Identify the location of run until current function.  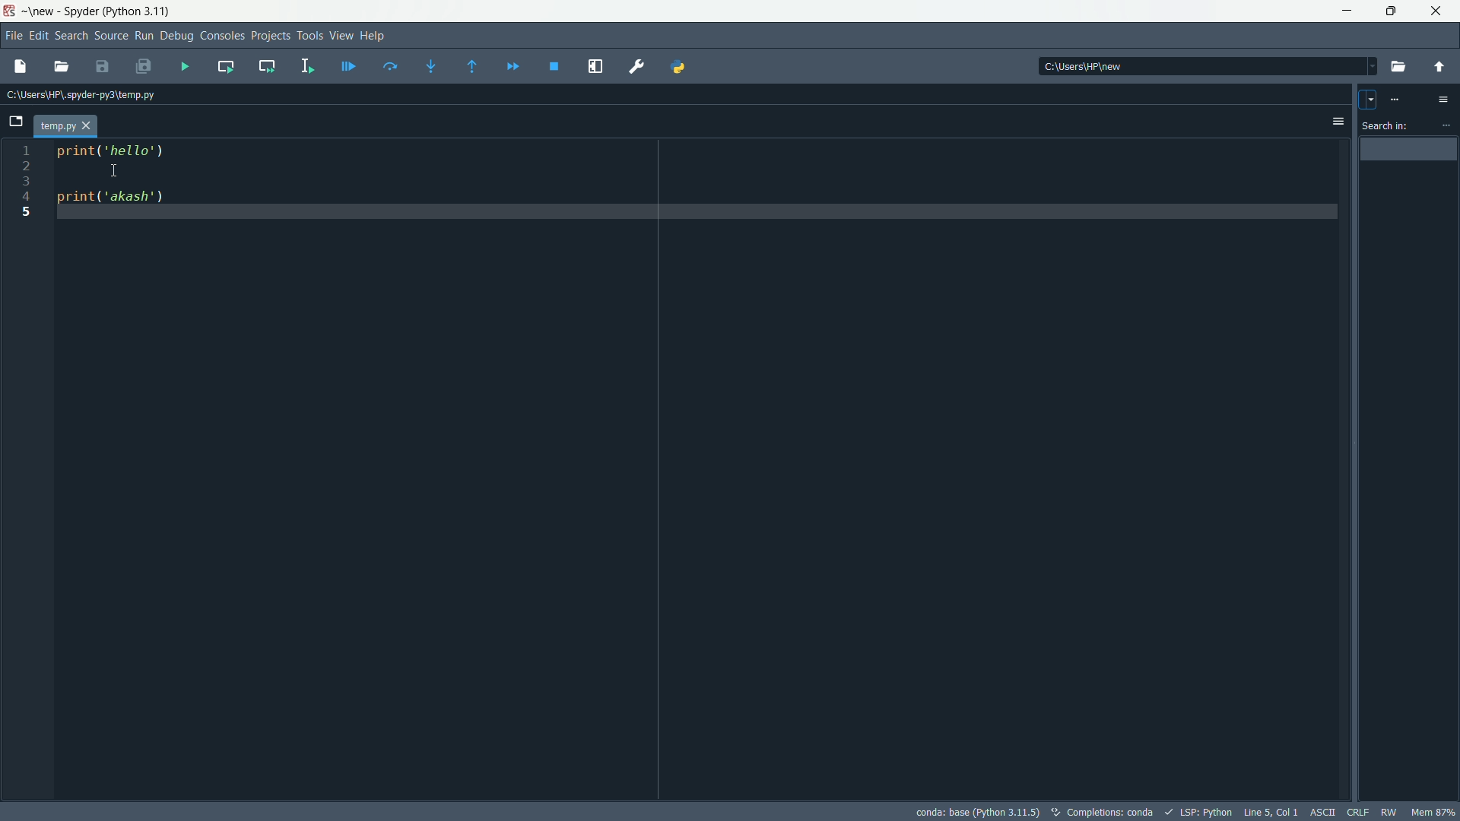
(475, 68).